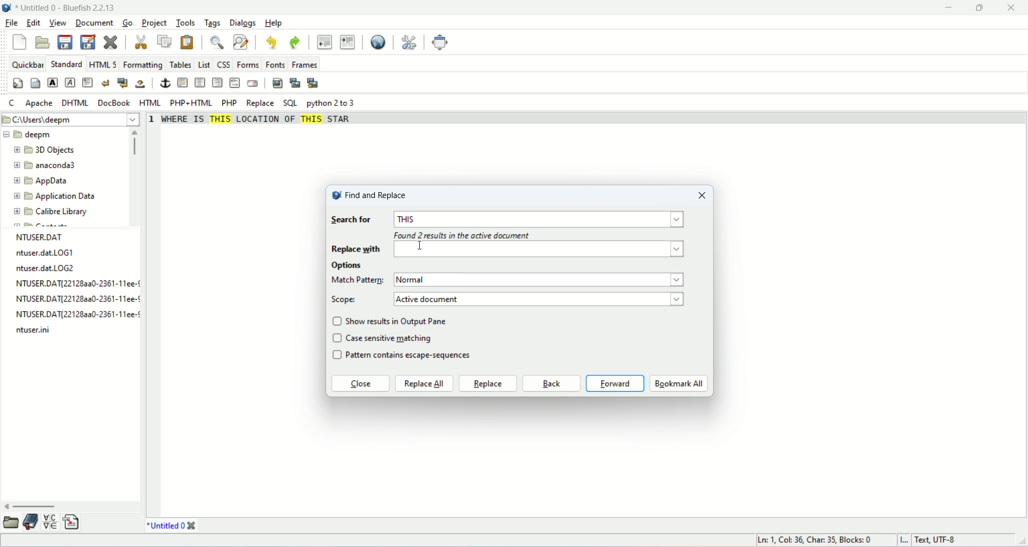  What do you see at coordinates (192, 526) in the screenshot?
I see `close` at bounding box center [192, 526].